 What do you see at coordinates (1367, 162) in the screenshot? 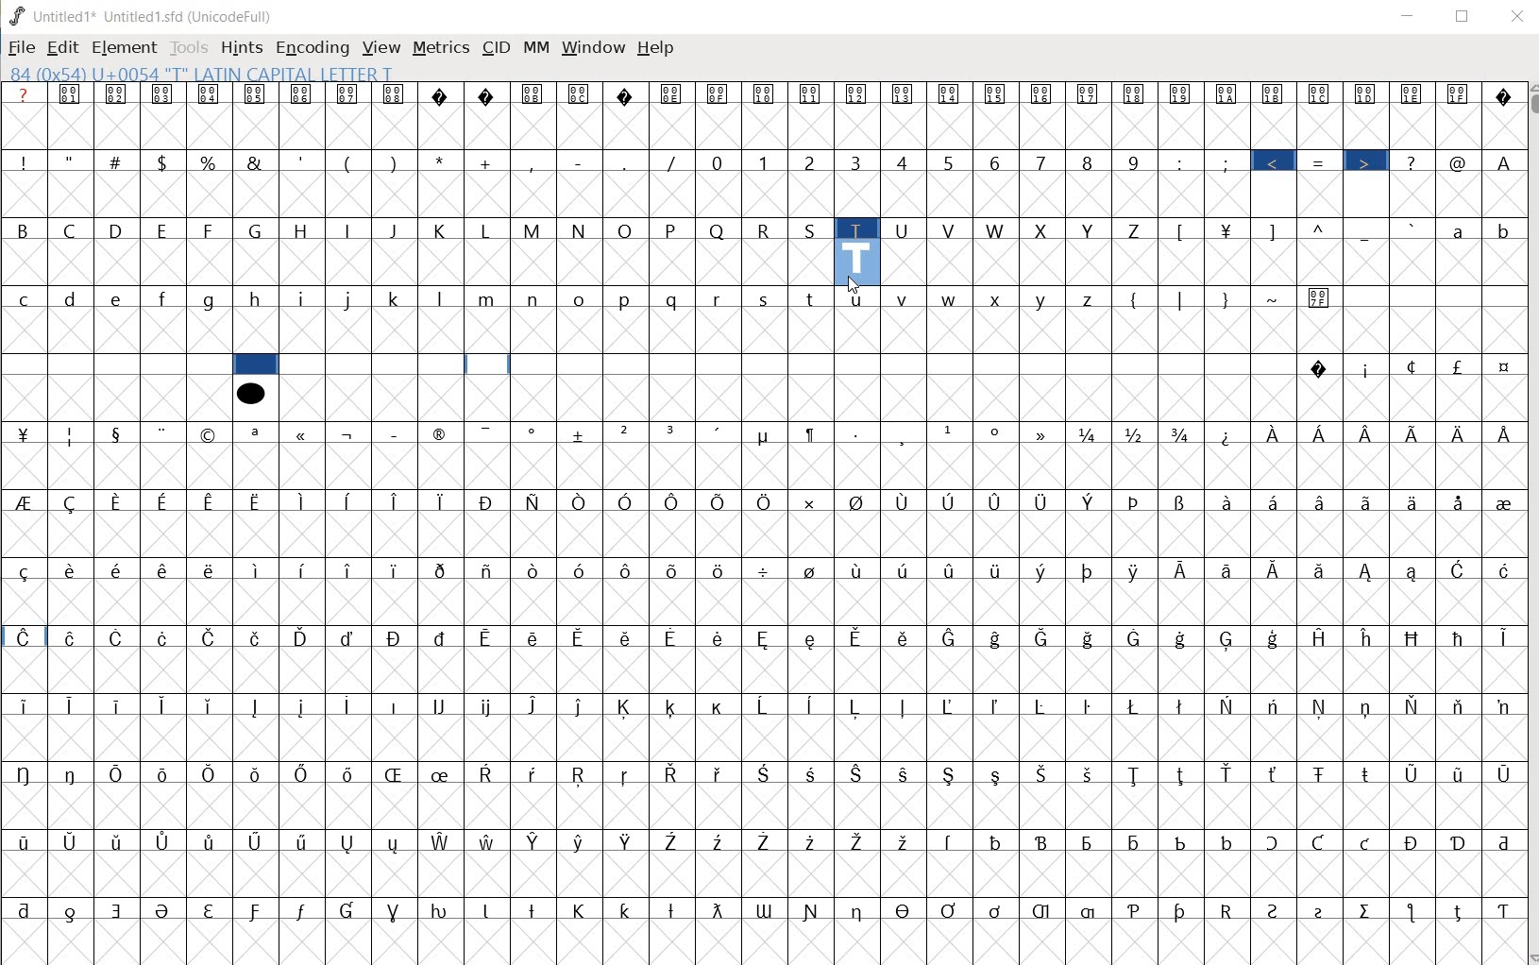
I see `>` at bounding box center [1367, 162].